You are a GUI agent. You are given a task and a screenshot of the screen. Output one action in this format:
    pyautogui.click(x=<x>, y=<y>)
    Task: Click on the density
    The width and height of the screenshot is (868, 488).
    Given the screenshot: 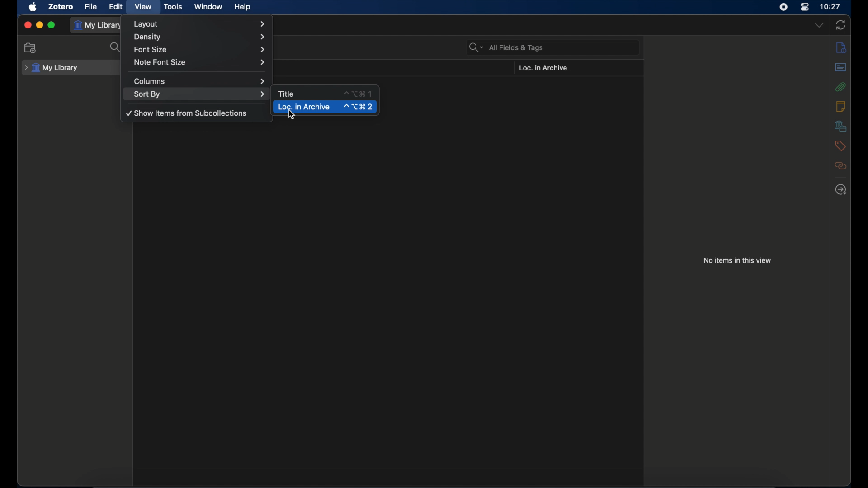 What is the action you would take?
    pyautogui.click(x=199, y=37)
    